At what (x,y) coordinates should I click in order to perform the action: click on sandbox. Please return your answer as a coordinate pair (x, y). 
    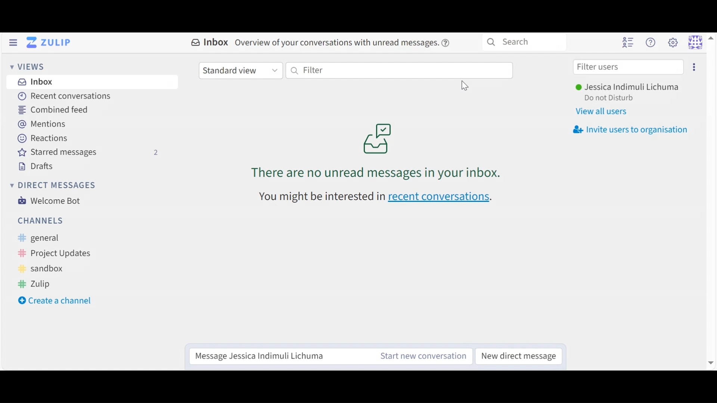
    Looking at the image, I should click on (43, 269).